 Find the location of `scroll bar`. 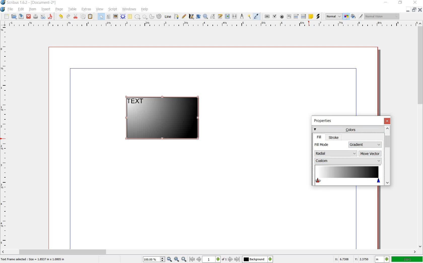

scroll bar is located at coordinates (209, 251).